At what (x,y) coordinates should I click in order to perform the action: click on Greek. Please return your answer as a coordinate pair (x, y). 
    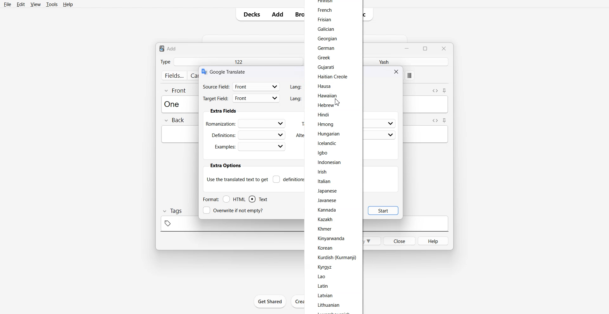
    Looking at the image, I should click on (322, 57).